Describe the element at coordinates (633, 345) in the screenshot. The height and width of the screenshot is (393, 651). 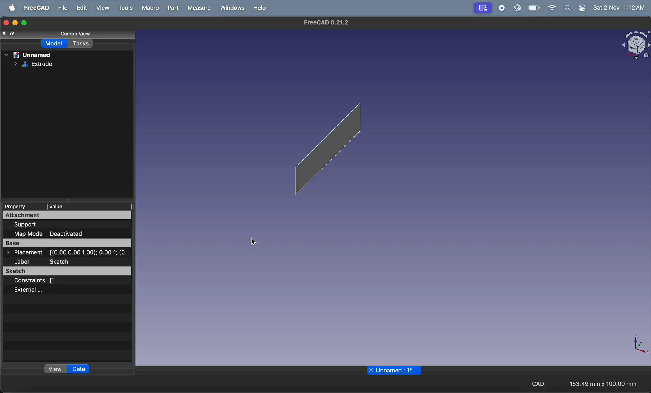
I see `axis` at that location.